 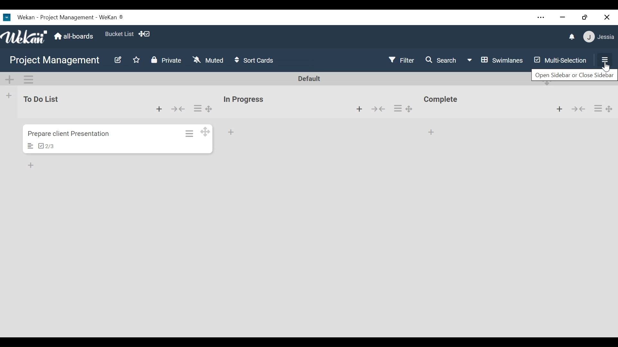 What do you see at coordinates (559, 61) in the screenshot?
I see `multi selection` at bounding box center [559, 61].